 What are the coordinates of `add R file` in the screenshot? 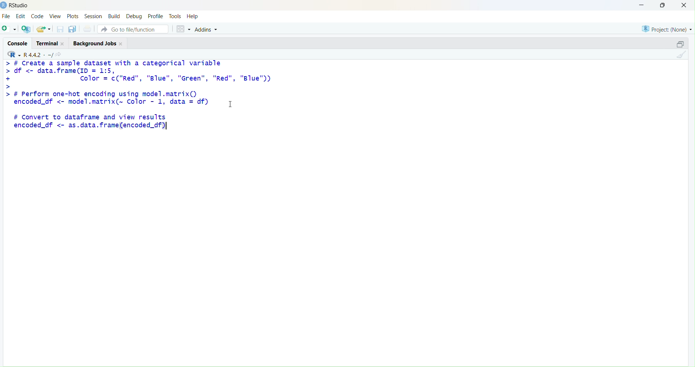 It's located at (26, 29).